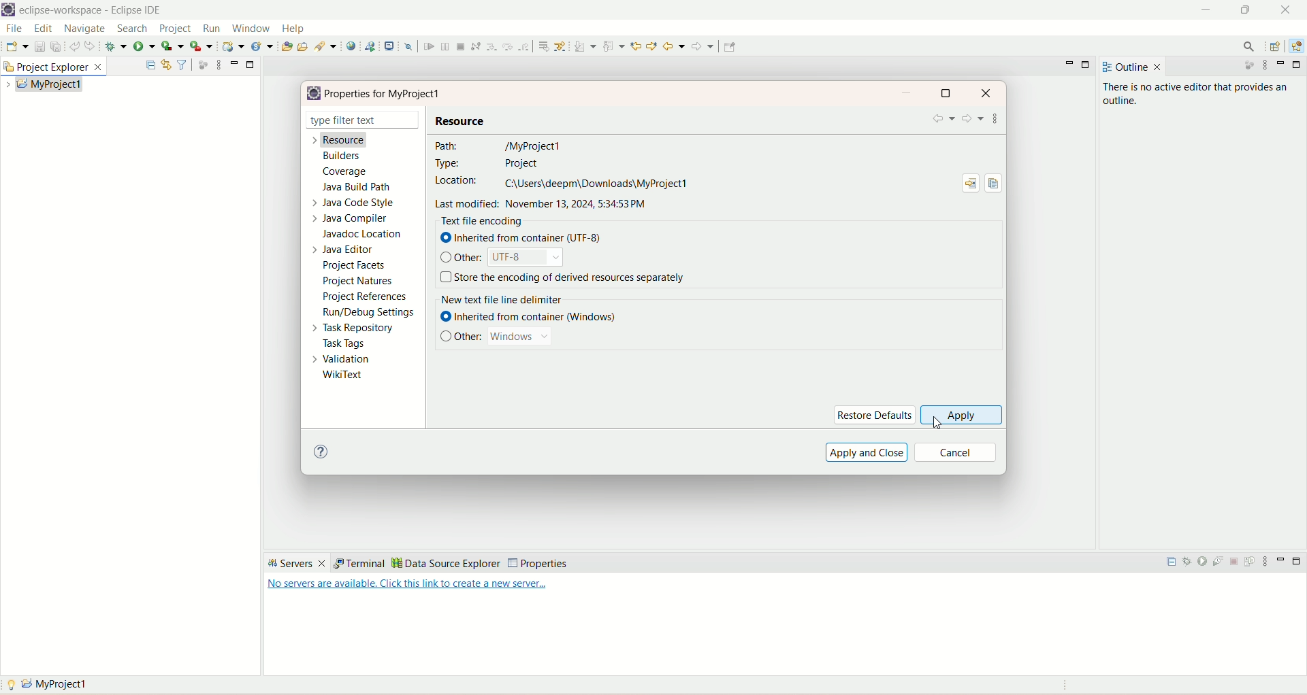  I want to click on minimize, so click(1280, 564).